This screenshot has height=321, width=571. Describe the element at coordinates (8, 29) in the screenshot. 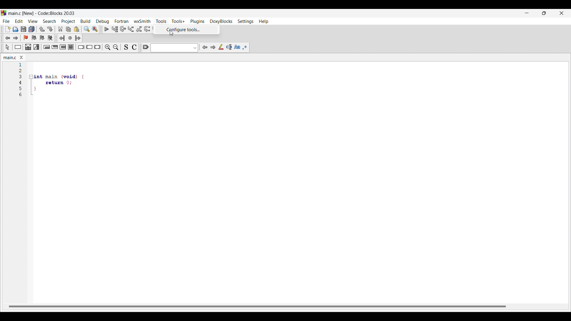

I see `New file` at that location.